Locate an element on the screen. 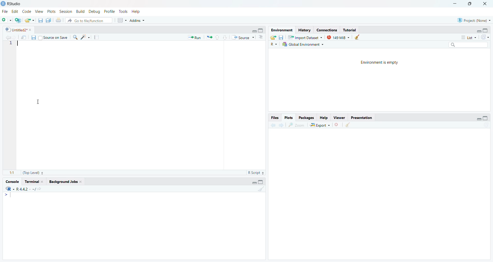 The height and width of the screenshot is (262, 493). Session is located at coordinates (65, 12).